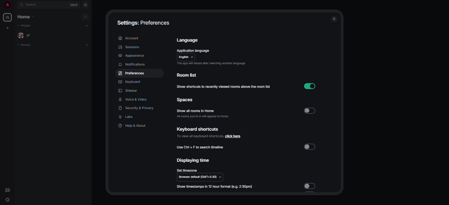  Describe the element at coordinates (197, 111) in the screenshot. I see `show all rooms in home` at that location.